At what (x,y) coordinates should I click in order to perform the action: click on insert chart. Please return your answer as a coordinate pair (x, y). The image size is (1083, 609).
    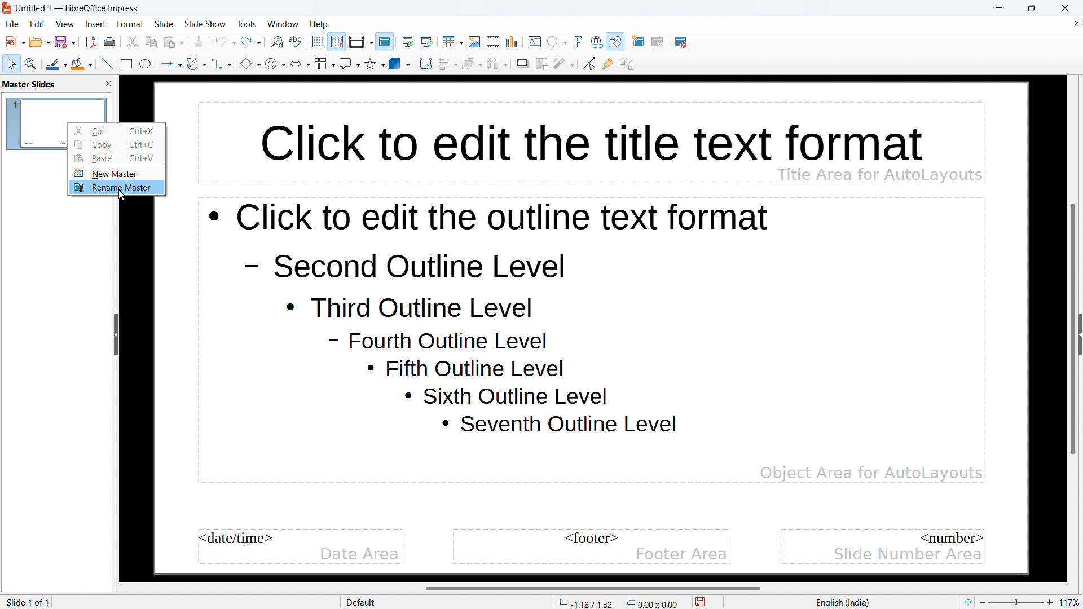
    Looking at the image, I should click on (512, 42).